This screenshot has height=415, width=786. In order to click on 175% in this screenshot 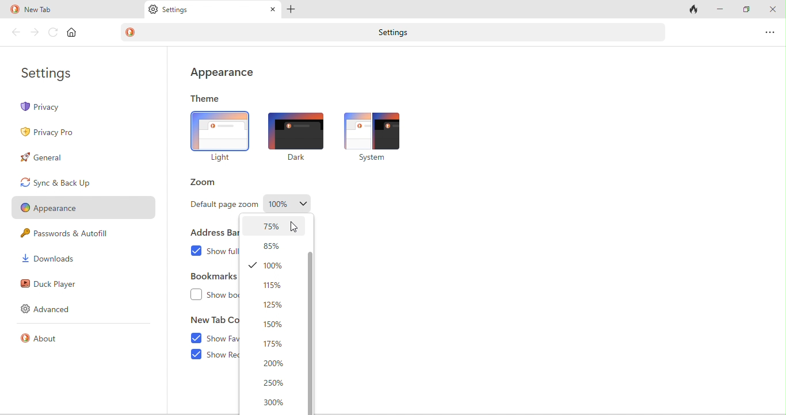, I will do `click(276, 344)`.